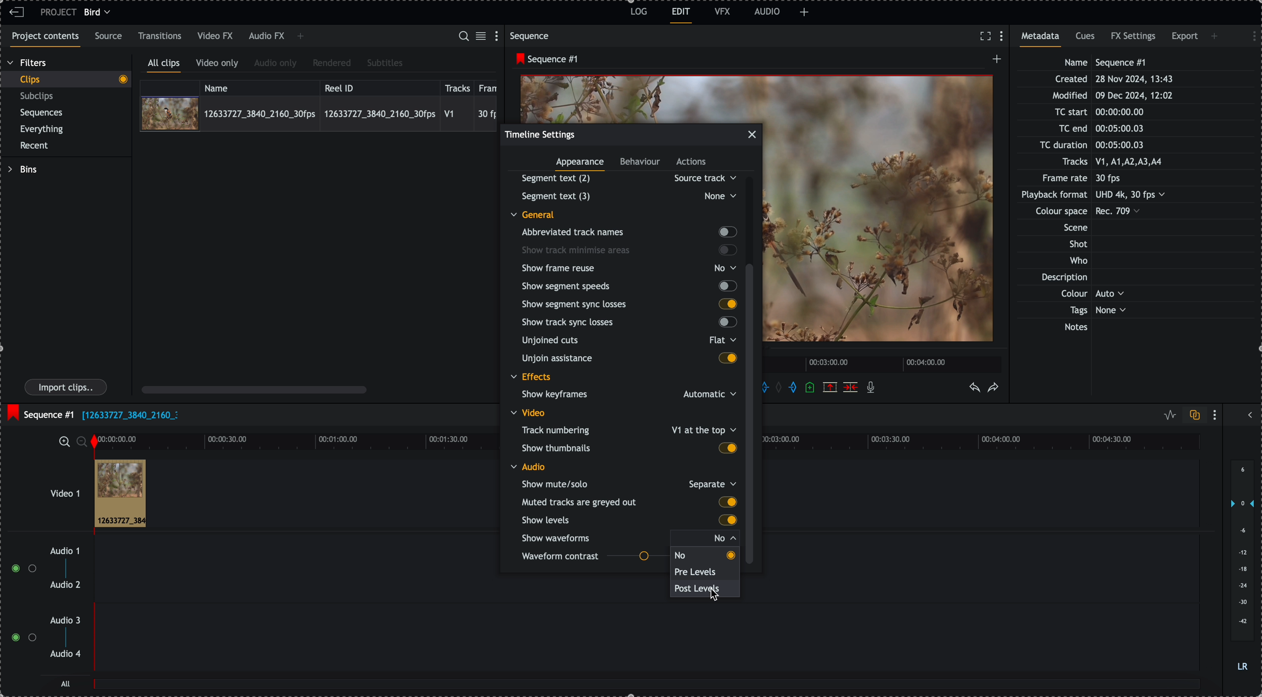  I want to click on toggle audio levels editing, so click(1167, 415).